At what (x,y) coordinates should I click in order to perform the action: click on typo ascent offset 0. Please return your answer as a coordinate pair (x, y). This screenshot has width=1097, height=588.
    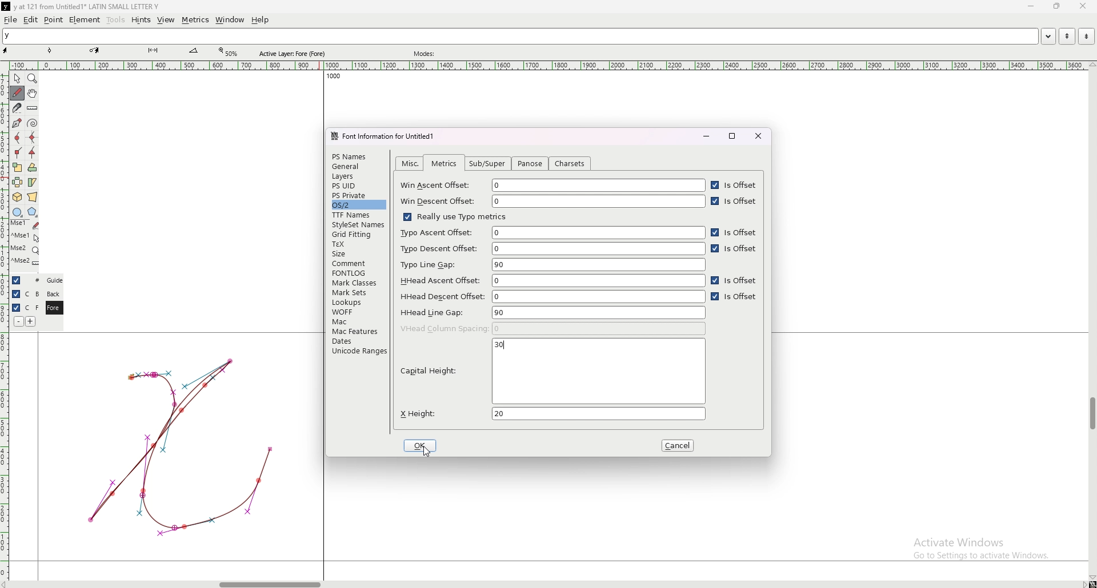
    Looking at the image, I should click on (551, 232).